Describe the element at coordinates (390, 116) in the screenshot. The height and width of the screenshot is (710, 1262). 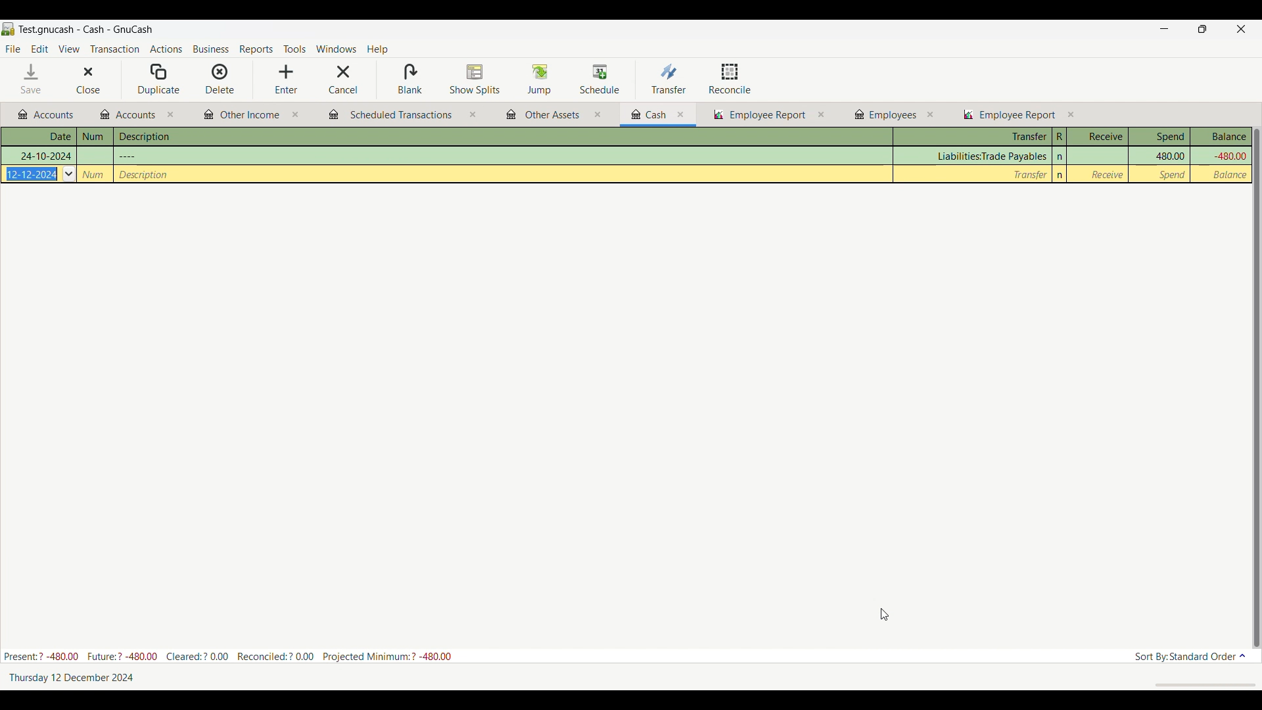
I see `Other budgets and reports` at that location.